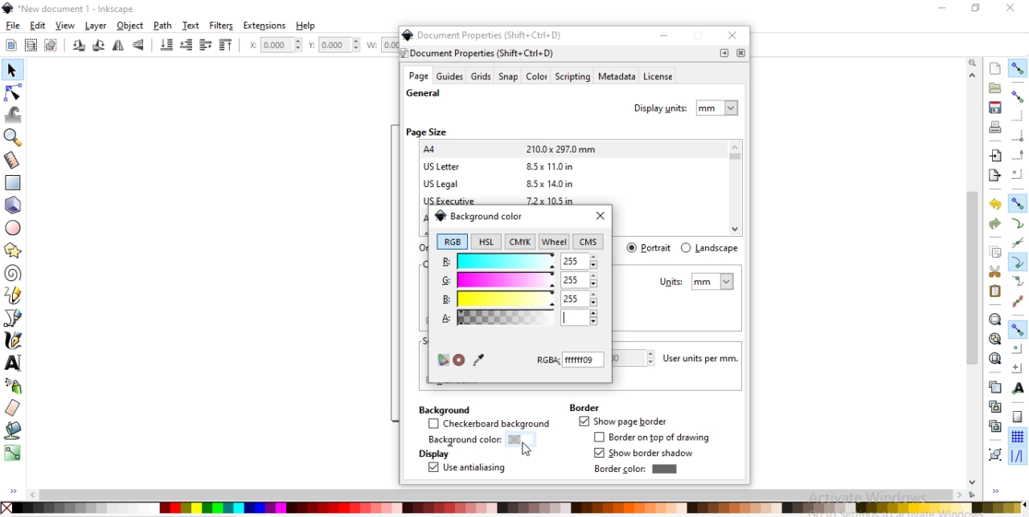 This screenshot has width=1029, height=517. Describe the element at coordinates (572, 77) in the screenshot. I see `scripting` at that location.